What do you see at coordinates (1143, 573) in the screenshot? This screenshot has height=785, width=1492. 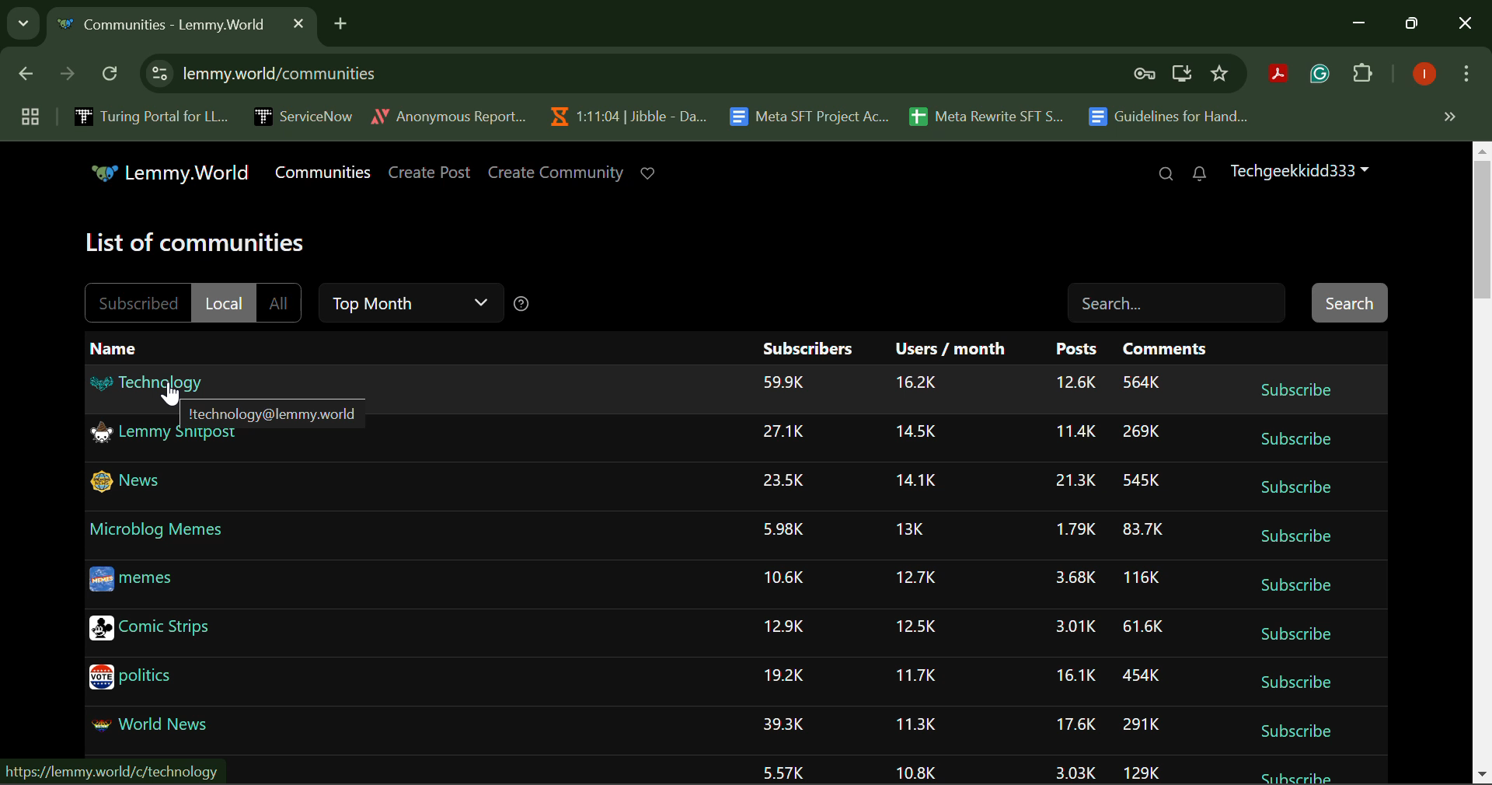 I see `Comments Column Values` at bounding box center [1143, 573].